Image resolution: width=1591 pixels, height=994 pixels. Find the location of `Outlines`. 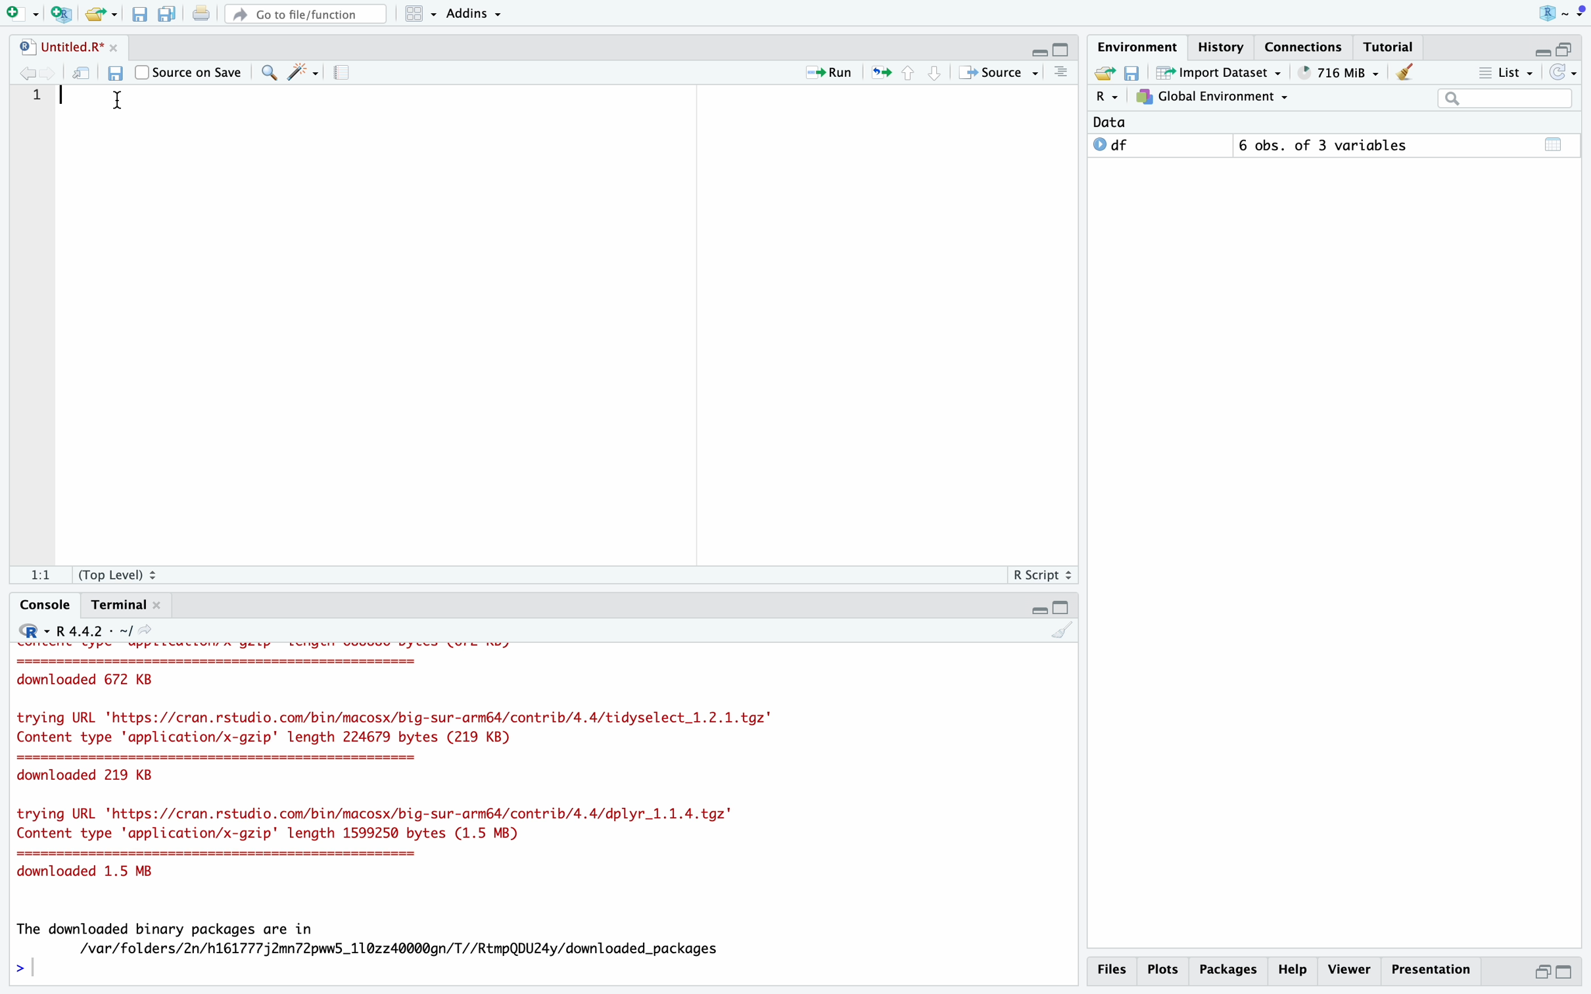

Outlines is located at coordinates (1063, 72).